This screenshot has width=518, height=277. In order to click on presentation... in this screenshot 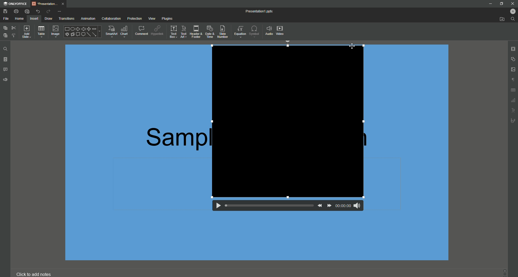, I will do `click(50, 3)`.